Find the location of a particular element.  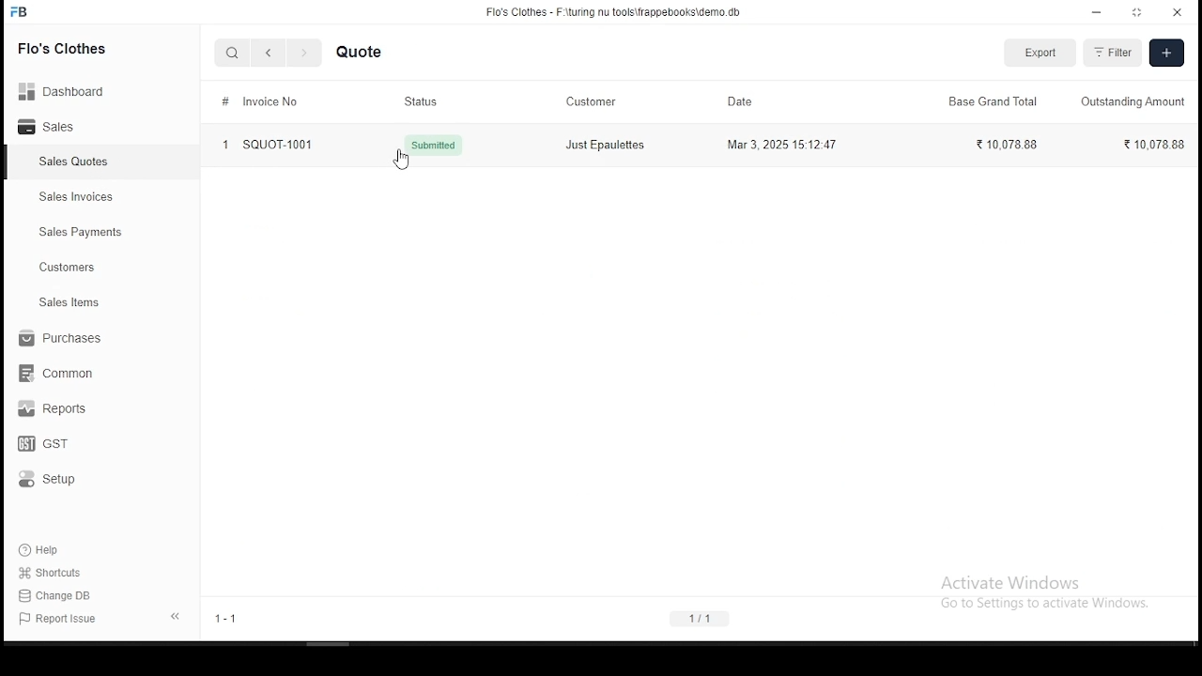

Activate Windows
Go to Settings to activate Windows. is located at coordinates (1042, 589).